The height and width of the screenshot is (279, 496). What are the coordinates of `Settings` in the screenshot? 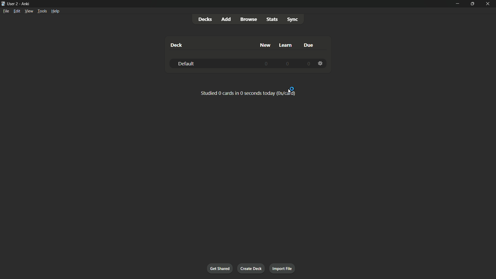 It's located at (321, 63).